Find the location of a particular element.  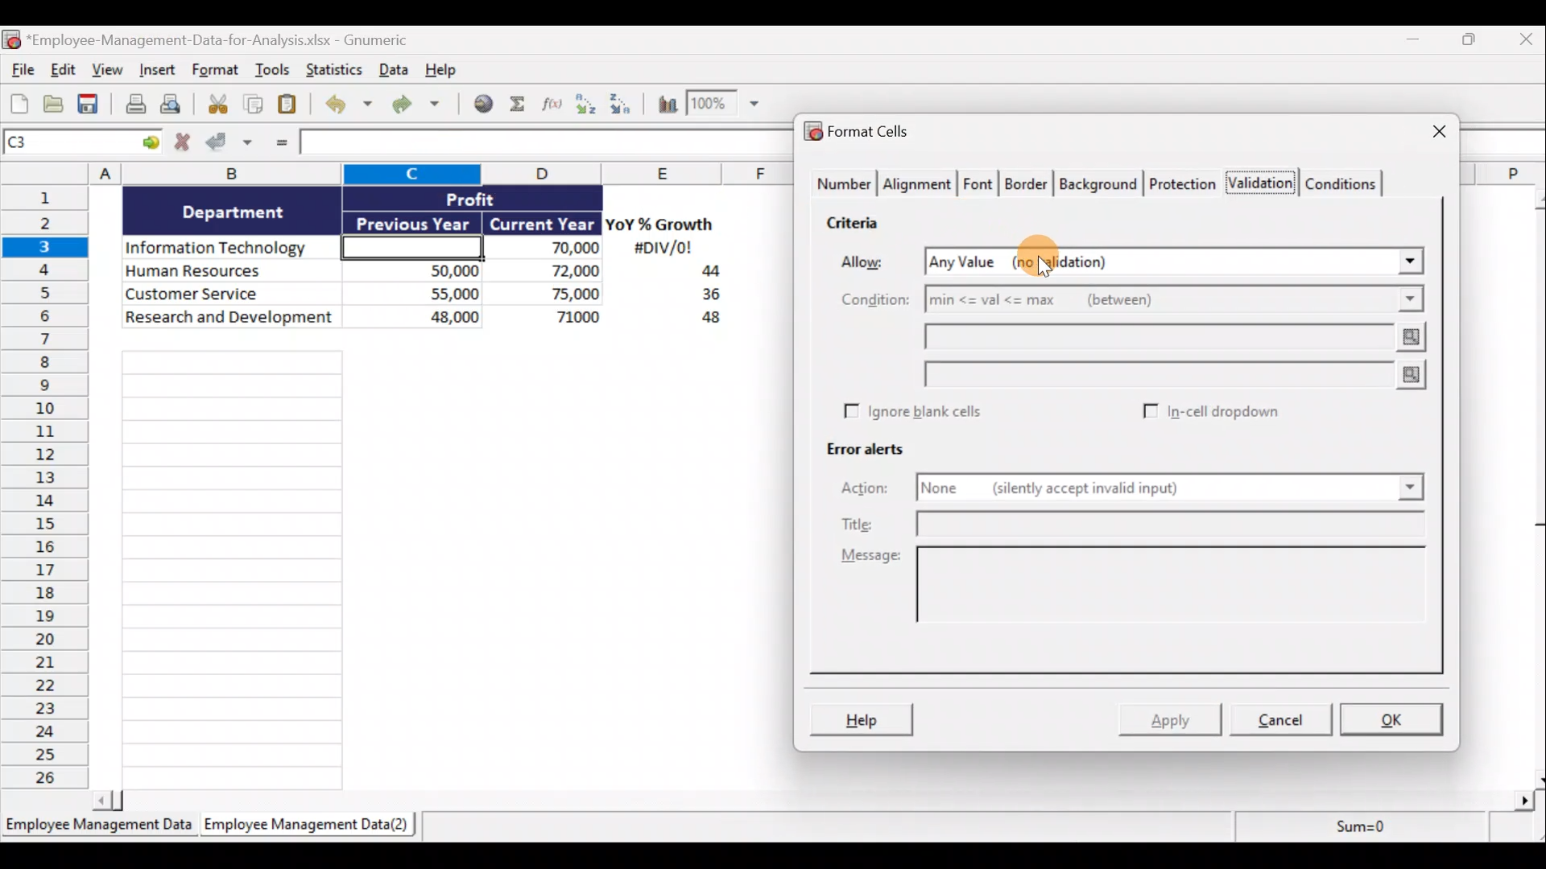

Rows is located at coordinates (50, 490).